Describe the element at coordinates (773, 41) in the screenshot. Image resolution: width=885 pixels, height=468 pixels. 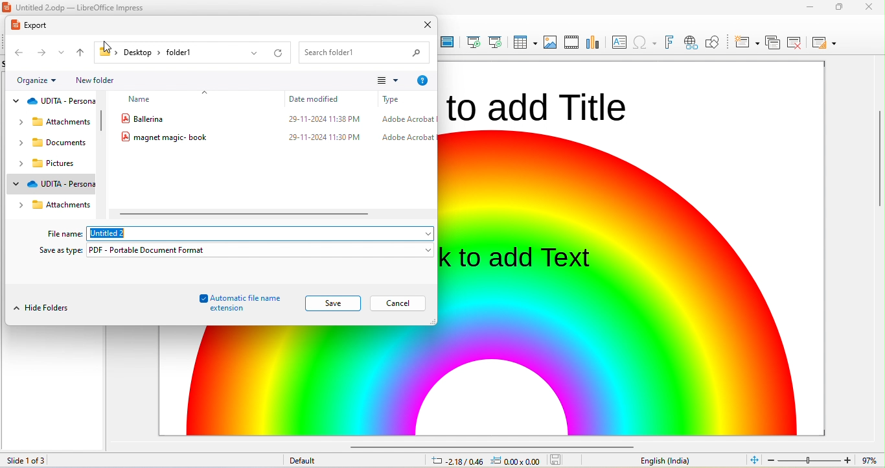
I see `duplicate slide` at that location.